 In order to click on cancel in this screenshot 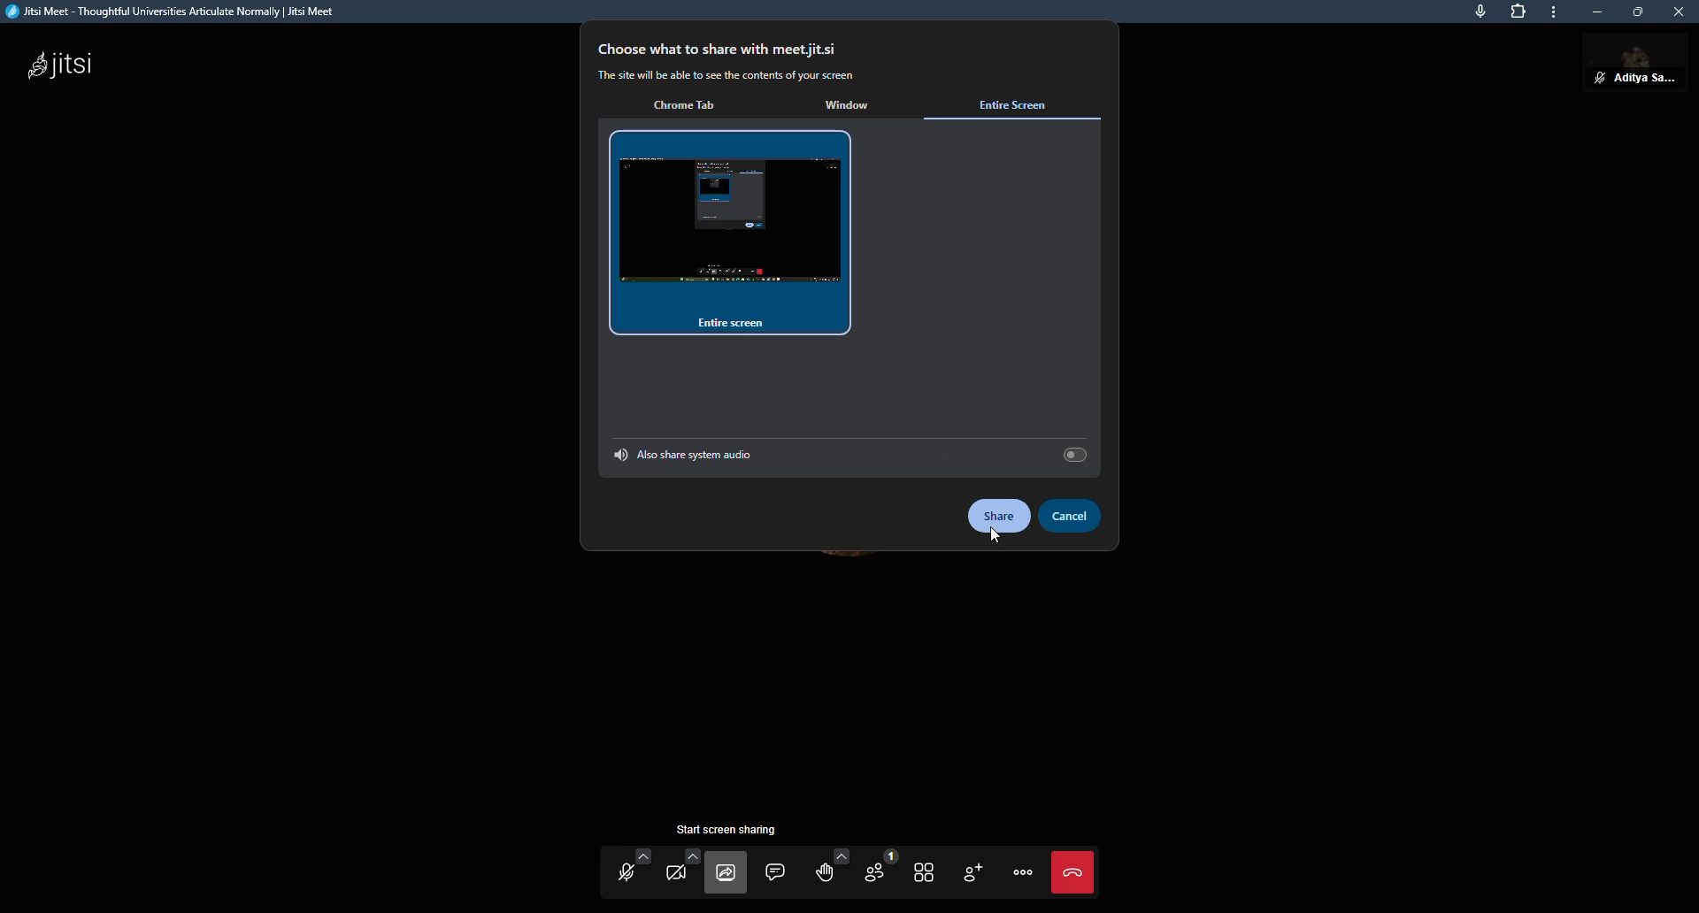, I will do `click(1076, 516)`.